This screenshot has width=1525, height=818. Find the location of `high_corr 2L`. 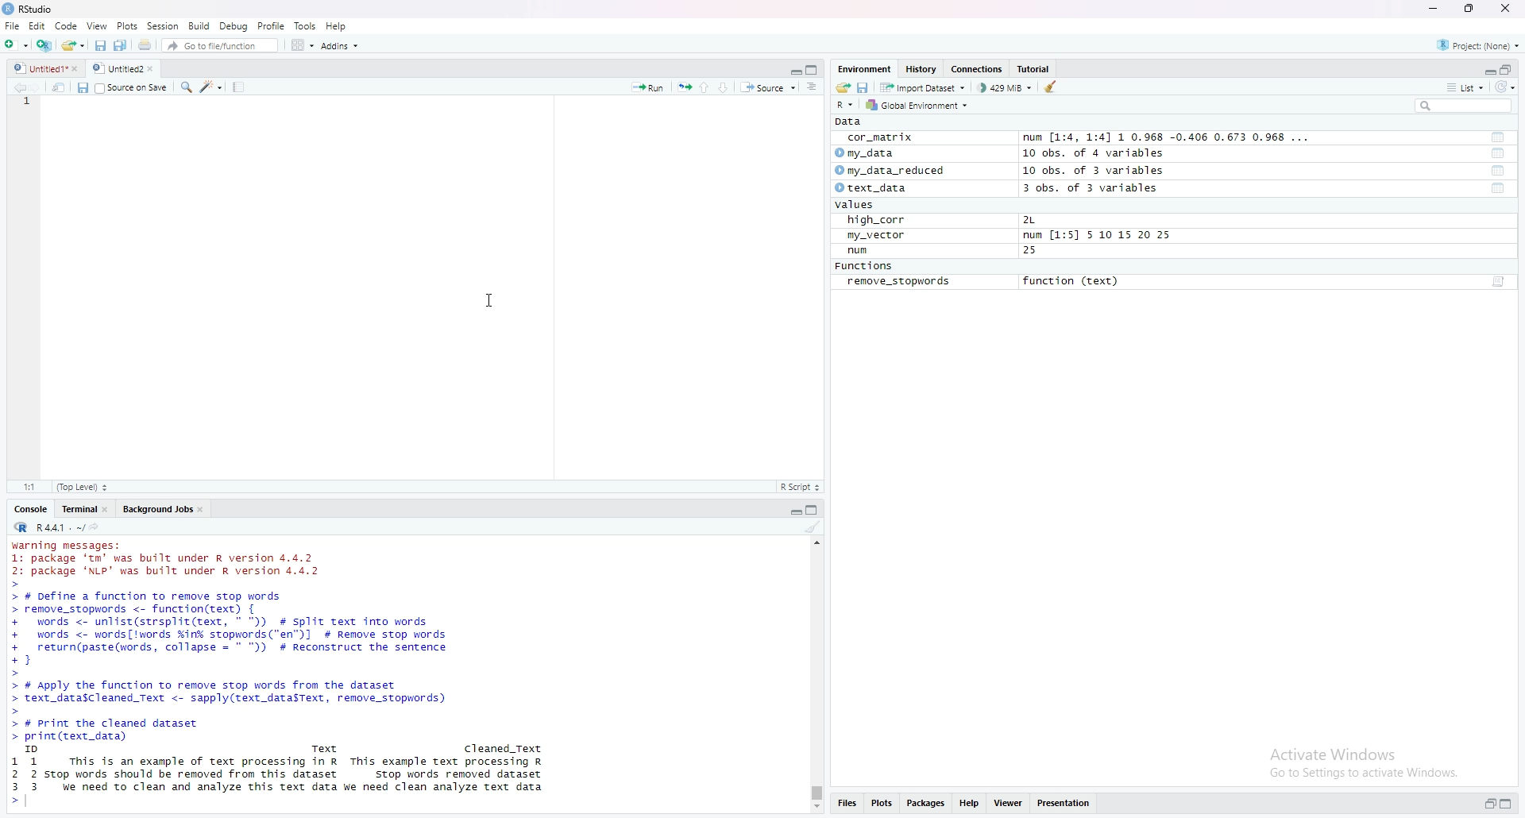

high_corr 2L is located at coordinates (942, 219).